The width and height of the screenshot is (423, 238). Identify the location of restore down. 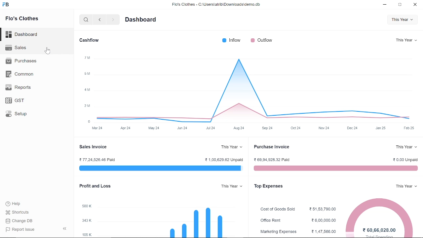
(400, 5).